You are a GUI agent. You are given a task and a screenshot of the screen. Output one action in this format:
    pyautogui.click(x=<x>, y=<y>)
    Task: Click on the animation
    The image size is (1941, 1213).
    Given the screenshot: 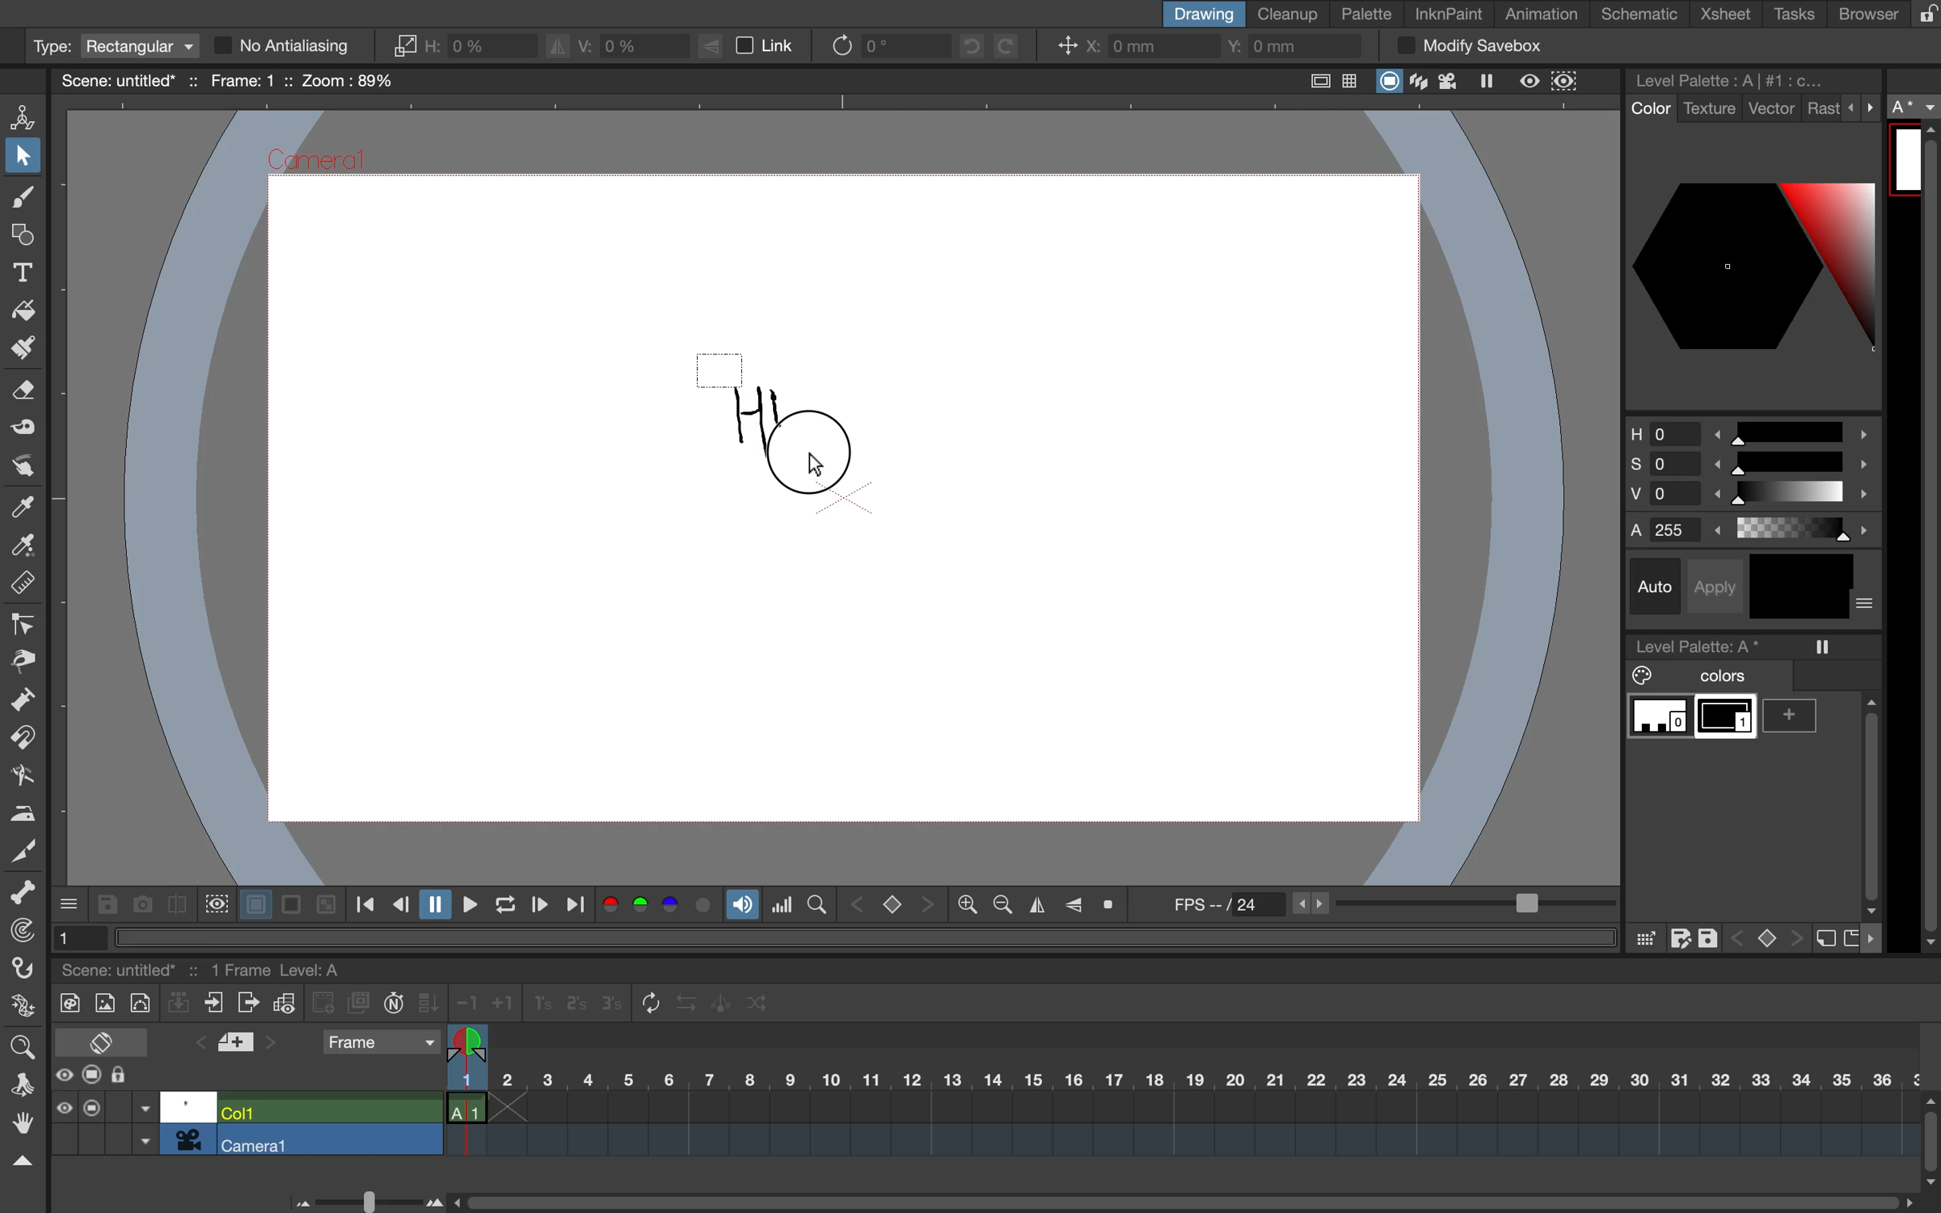 What is the action you would take?
    pyautogui.click(x=1548, y=15)
    